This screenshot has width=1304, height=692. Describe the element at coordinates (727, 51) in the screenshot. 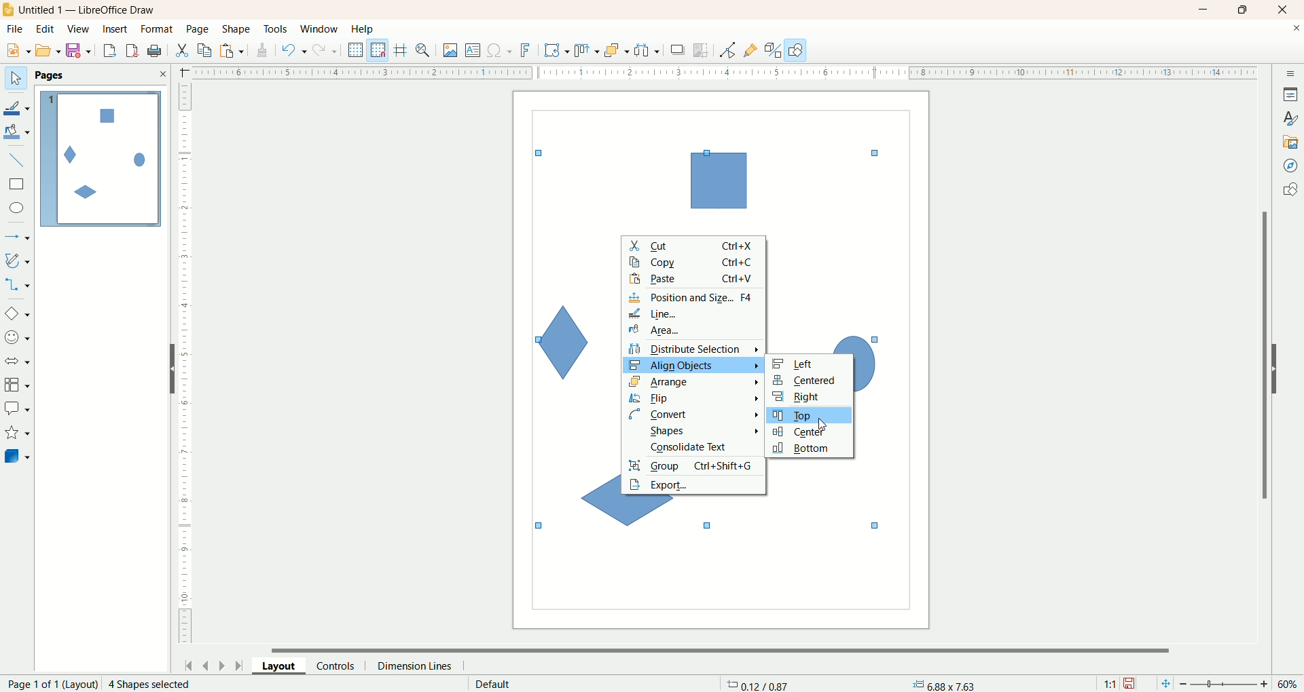

I see `point edit mode` at that location.